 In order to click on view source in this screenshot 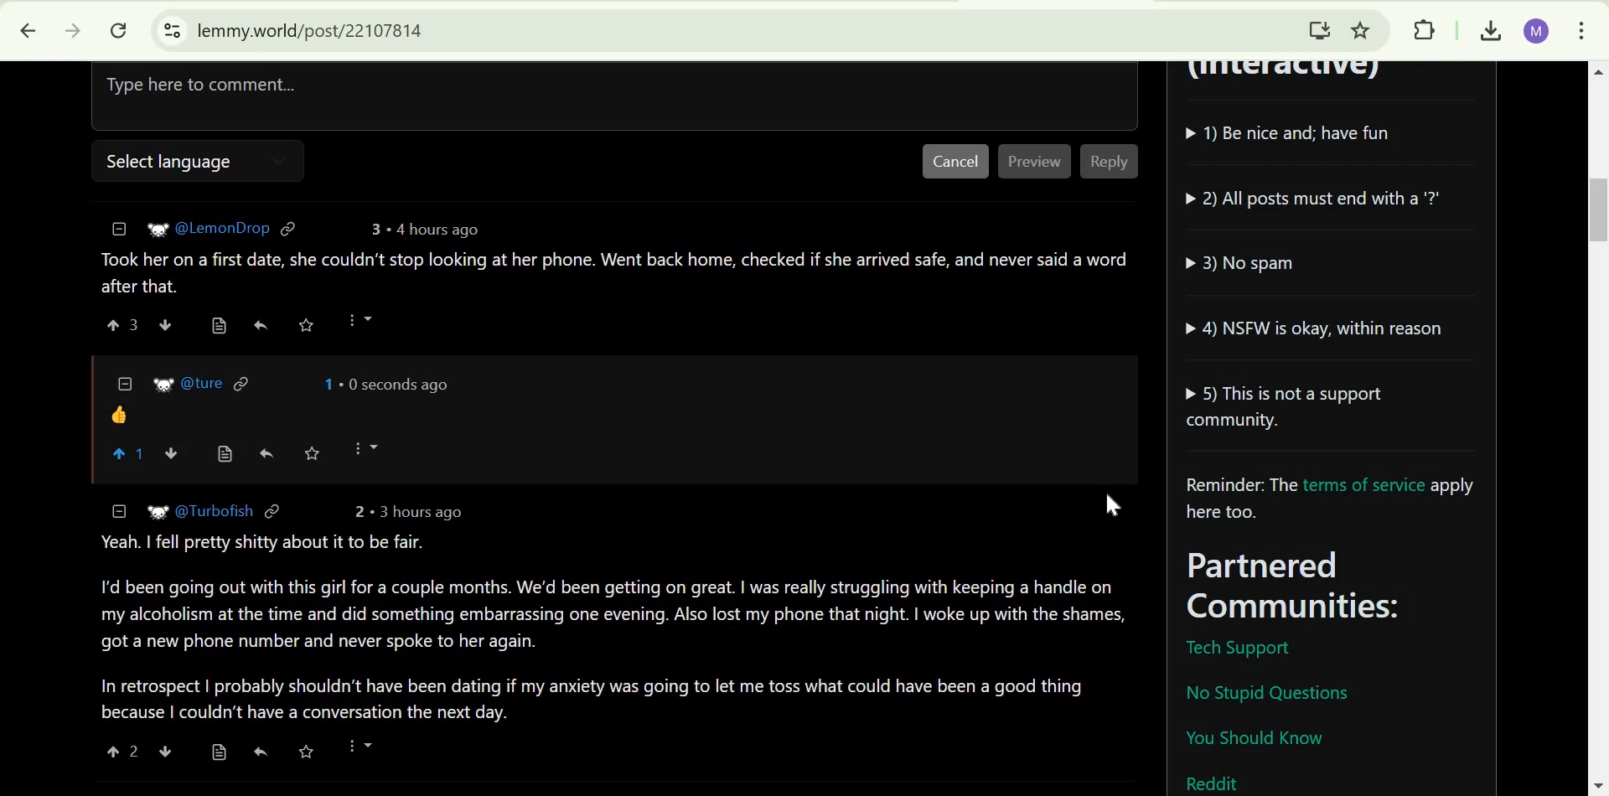, I will do `click(225, 454)`.